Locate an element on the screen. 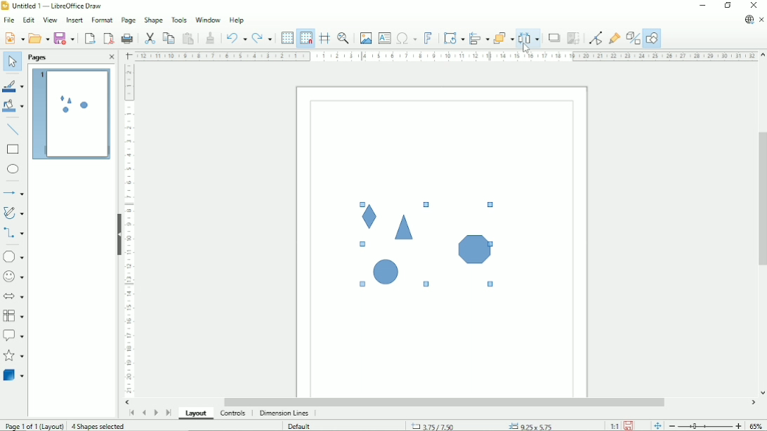 This screenshot has height=431, width=767. Horizontal scrollbar is located at coordinates (446, 402).